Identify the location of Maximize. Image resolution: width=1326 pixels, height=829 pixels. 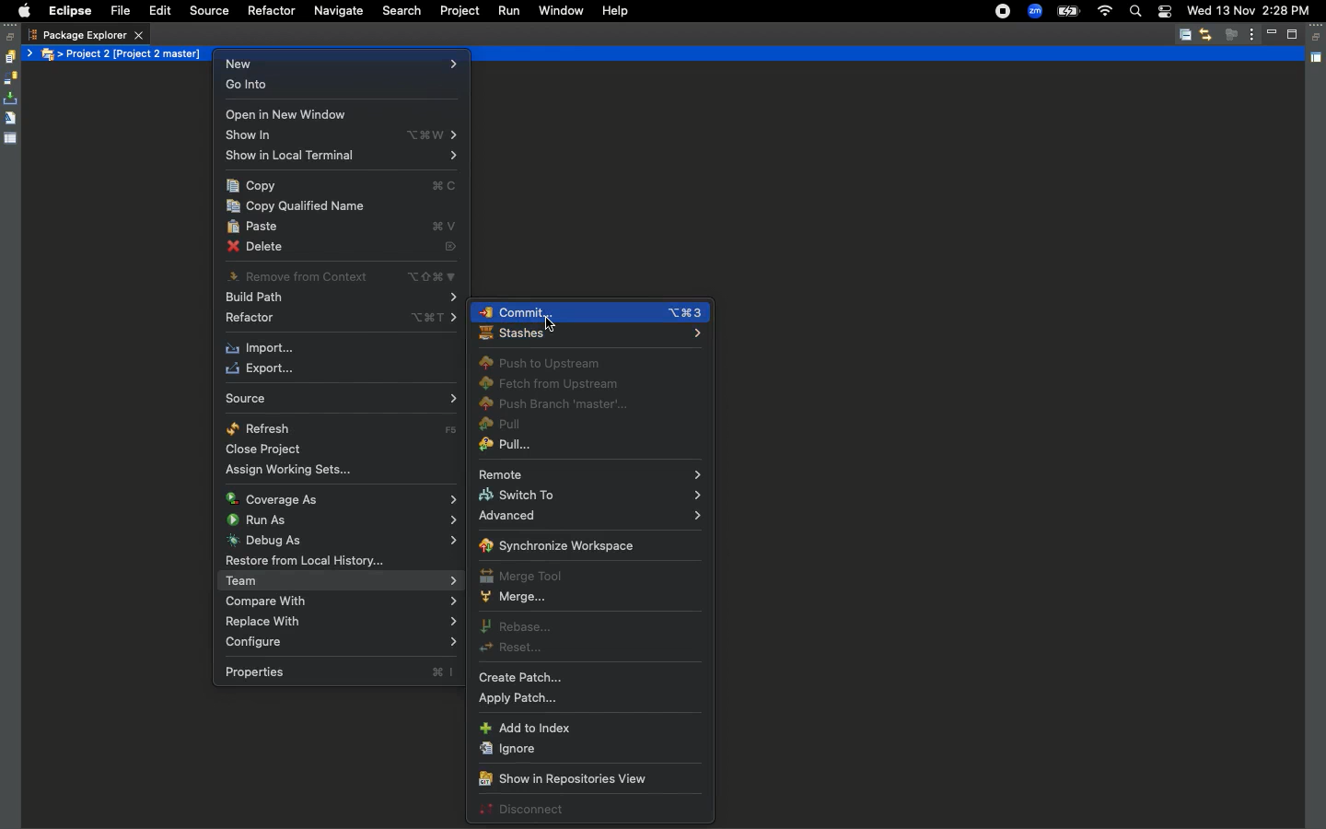
(1294, 34).